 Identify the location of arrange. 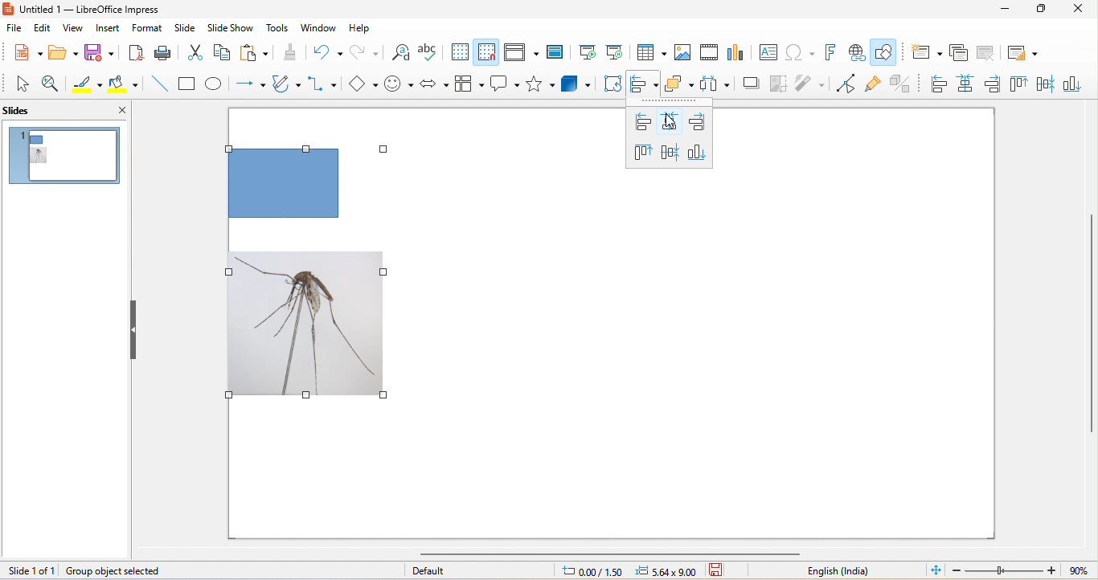
(681, 85).